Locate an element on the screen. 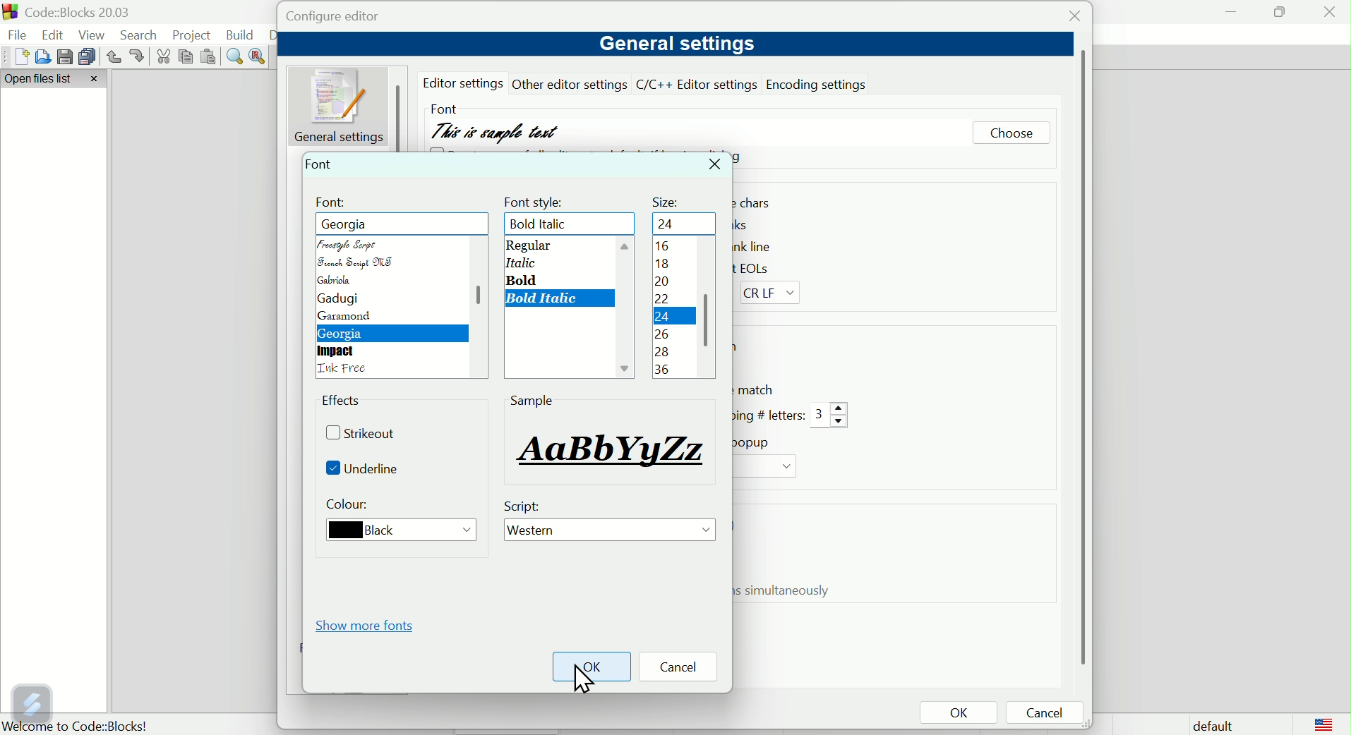  cut is located at coordinates (164, 57).